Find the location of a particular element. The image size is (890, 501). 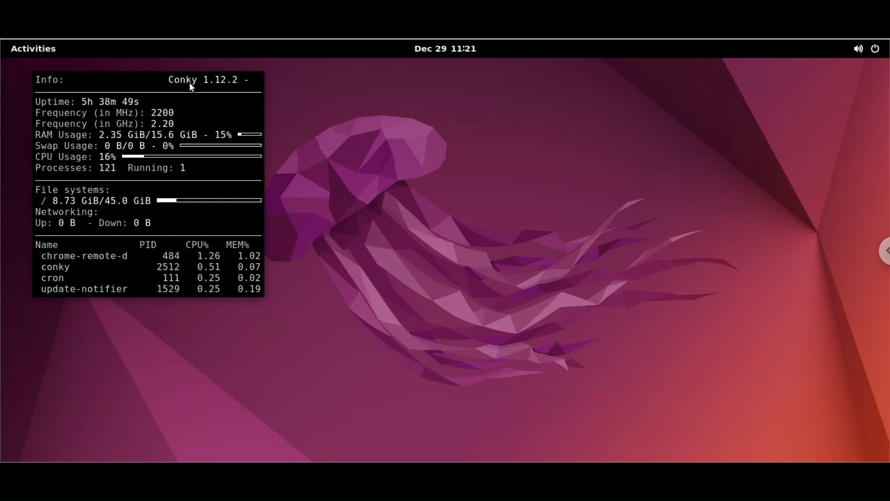

2200 is located at coordinates (164, 112).